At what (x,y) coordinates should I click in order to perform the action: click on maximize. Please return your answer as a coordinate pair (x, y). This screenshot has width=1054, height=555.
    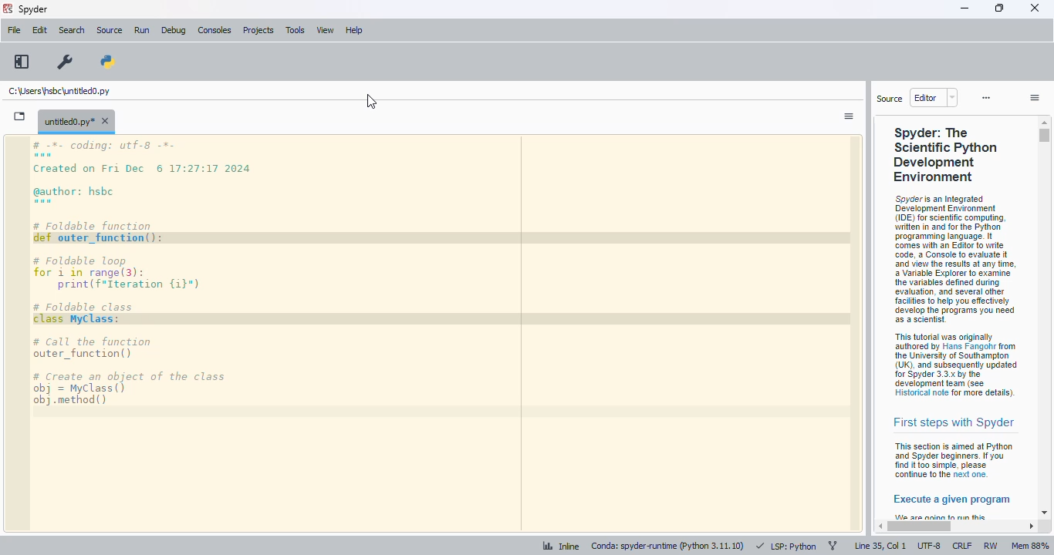
    Looking at the image, I should click on (1000, 8).